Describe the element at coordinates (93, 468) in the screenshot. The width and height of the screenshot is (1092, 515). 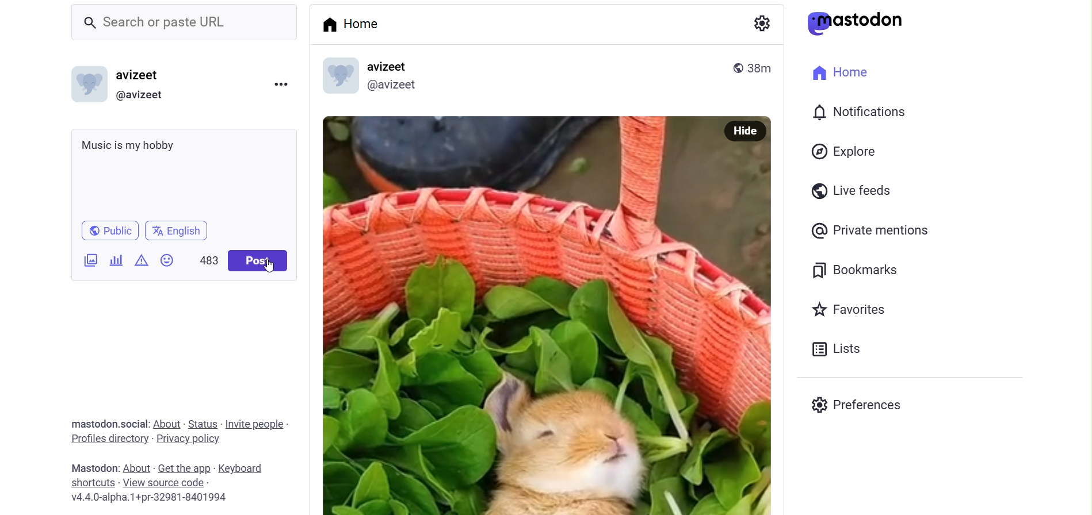
I see `Mastodon` at that location.